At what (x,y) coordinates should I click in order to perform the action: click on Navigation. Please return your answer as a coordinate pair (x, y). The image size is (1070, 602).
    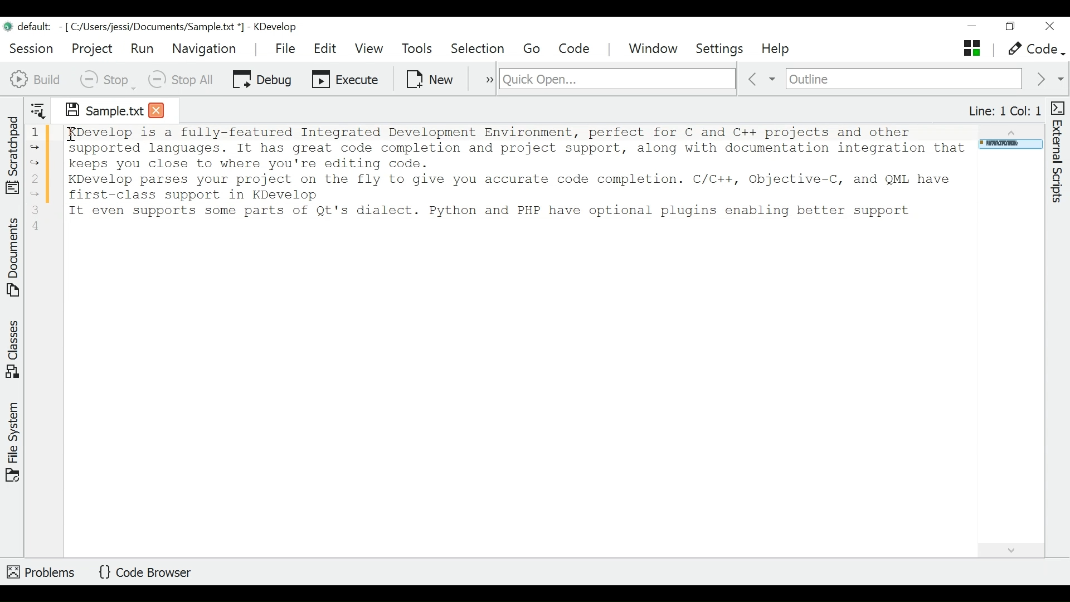
    Looking at the image, I should click on (207, 48).